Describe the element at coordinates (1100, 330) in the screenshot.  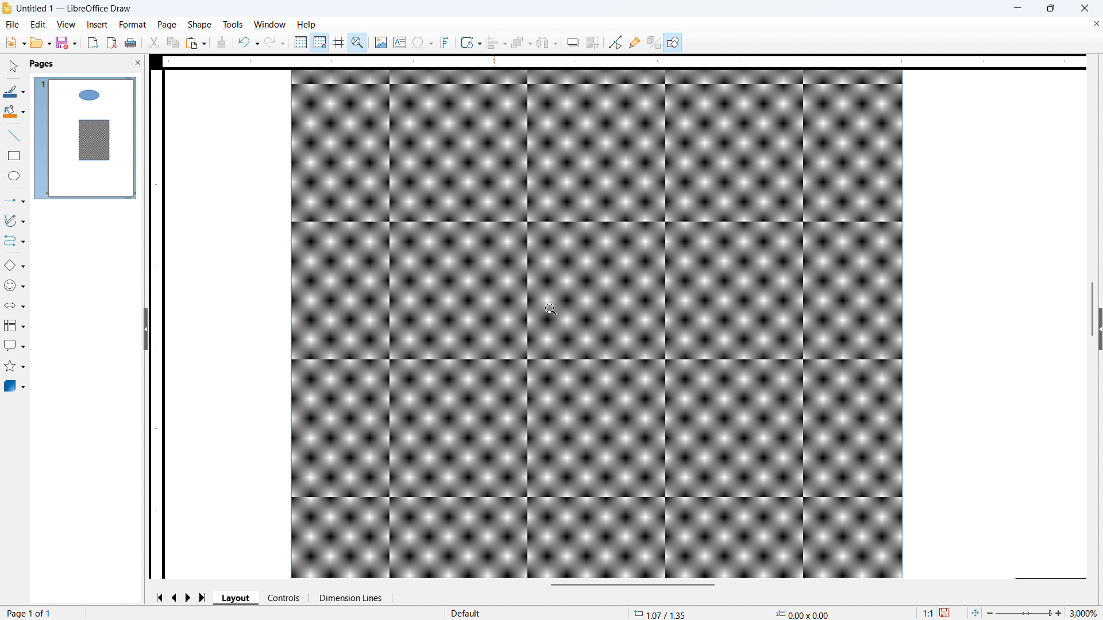
I see `Expand panel ` at that location.